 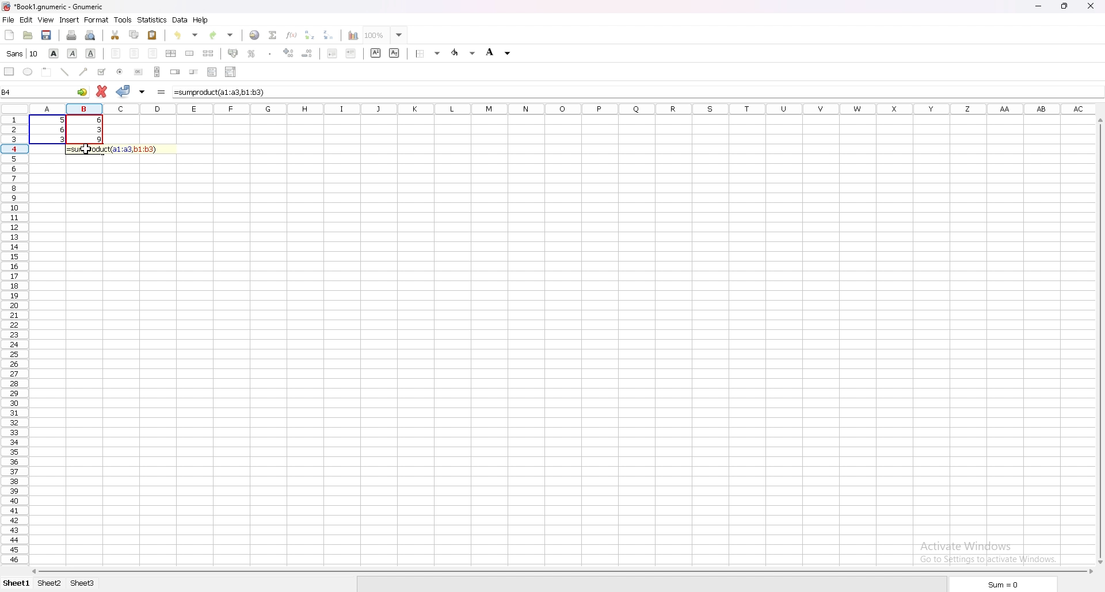 What do you see at coordinates (270, 53) in the screenshot?
I see `thousand separator` at bounding box center [270, 53].